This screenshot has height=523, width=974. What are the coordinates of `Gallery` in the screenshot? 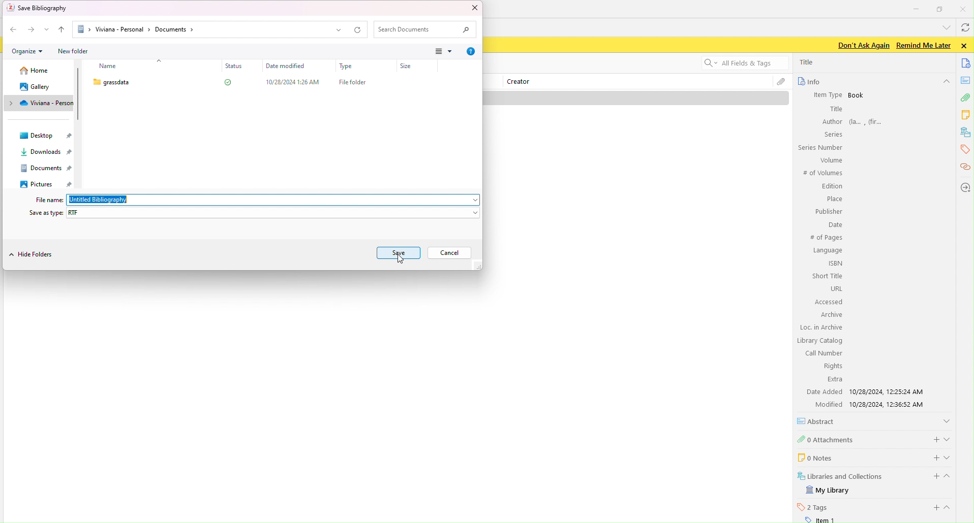 It's located at (39, 88).